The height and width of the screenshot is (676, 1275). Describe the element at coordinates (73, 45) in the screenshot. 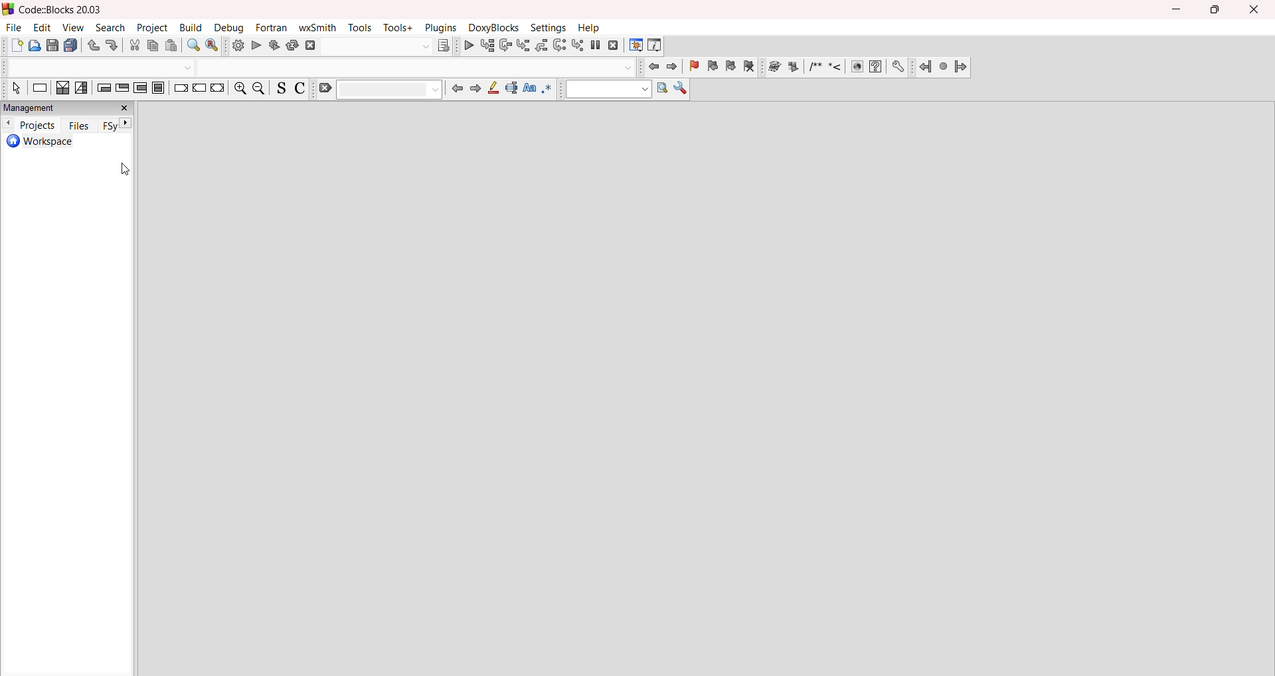

I see `save everything` at that location.